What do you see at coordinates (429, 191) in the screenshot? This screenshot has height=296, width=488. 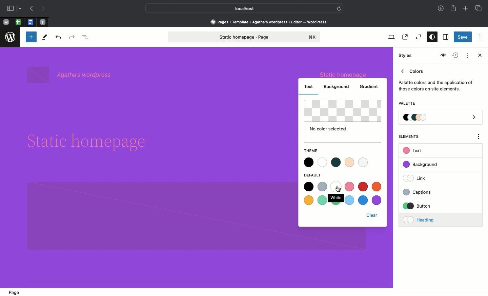 I see `captions` at bounding box center [429, 191].